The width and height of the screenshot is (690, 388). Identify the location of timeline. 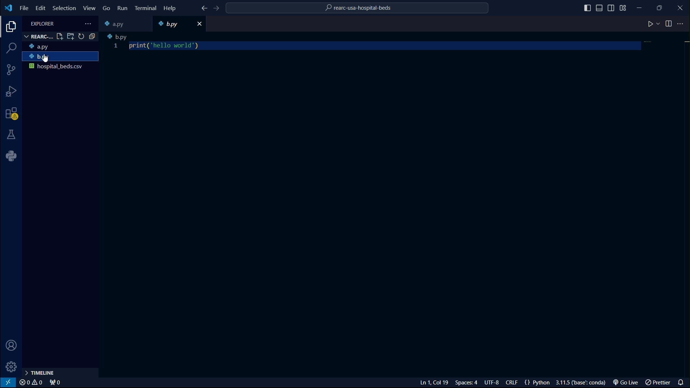
(40, 373).